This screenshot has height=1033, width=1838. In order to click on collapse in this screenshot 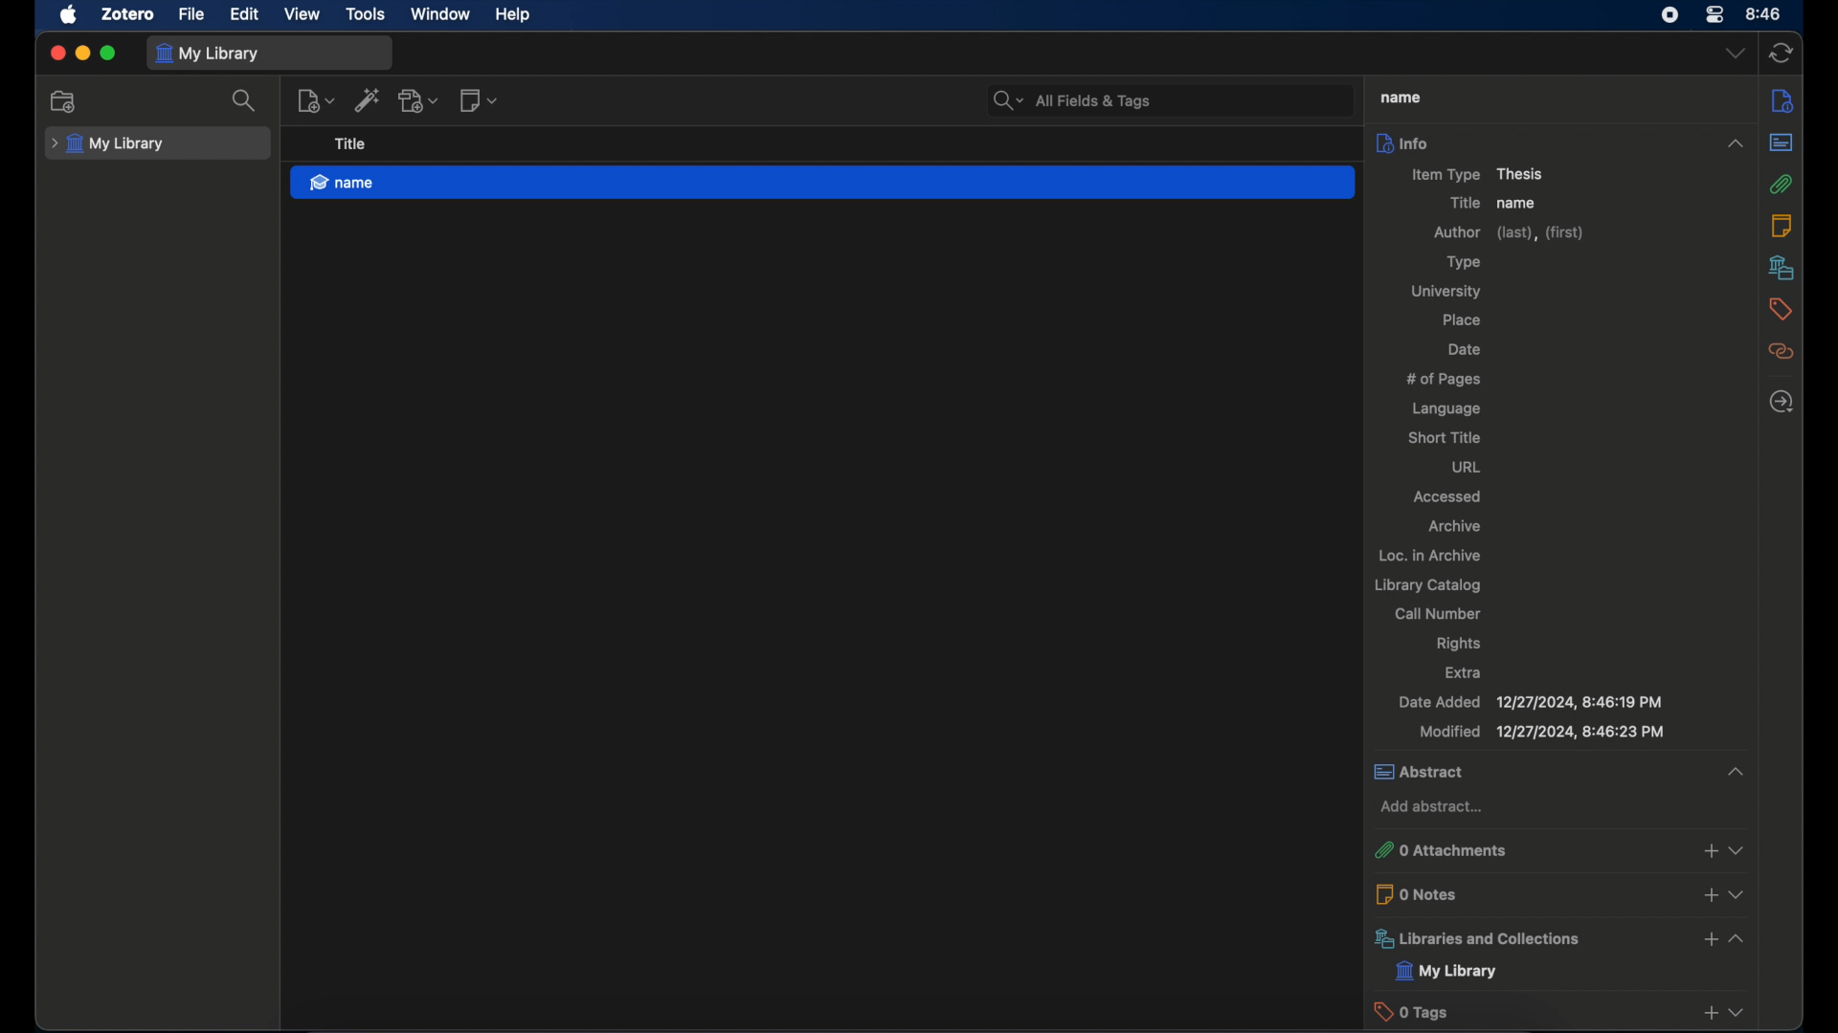, I will do `click(1737, 937)`.